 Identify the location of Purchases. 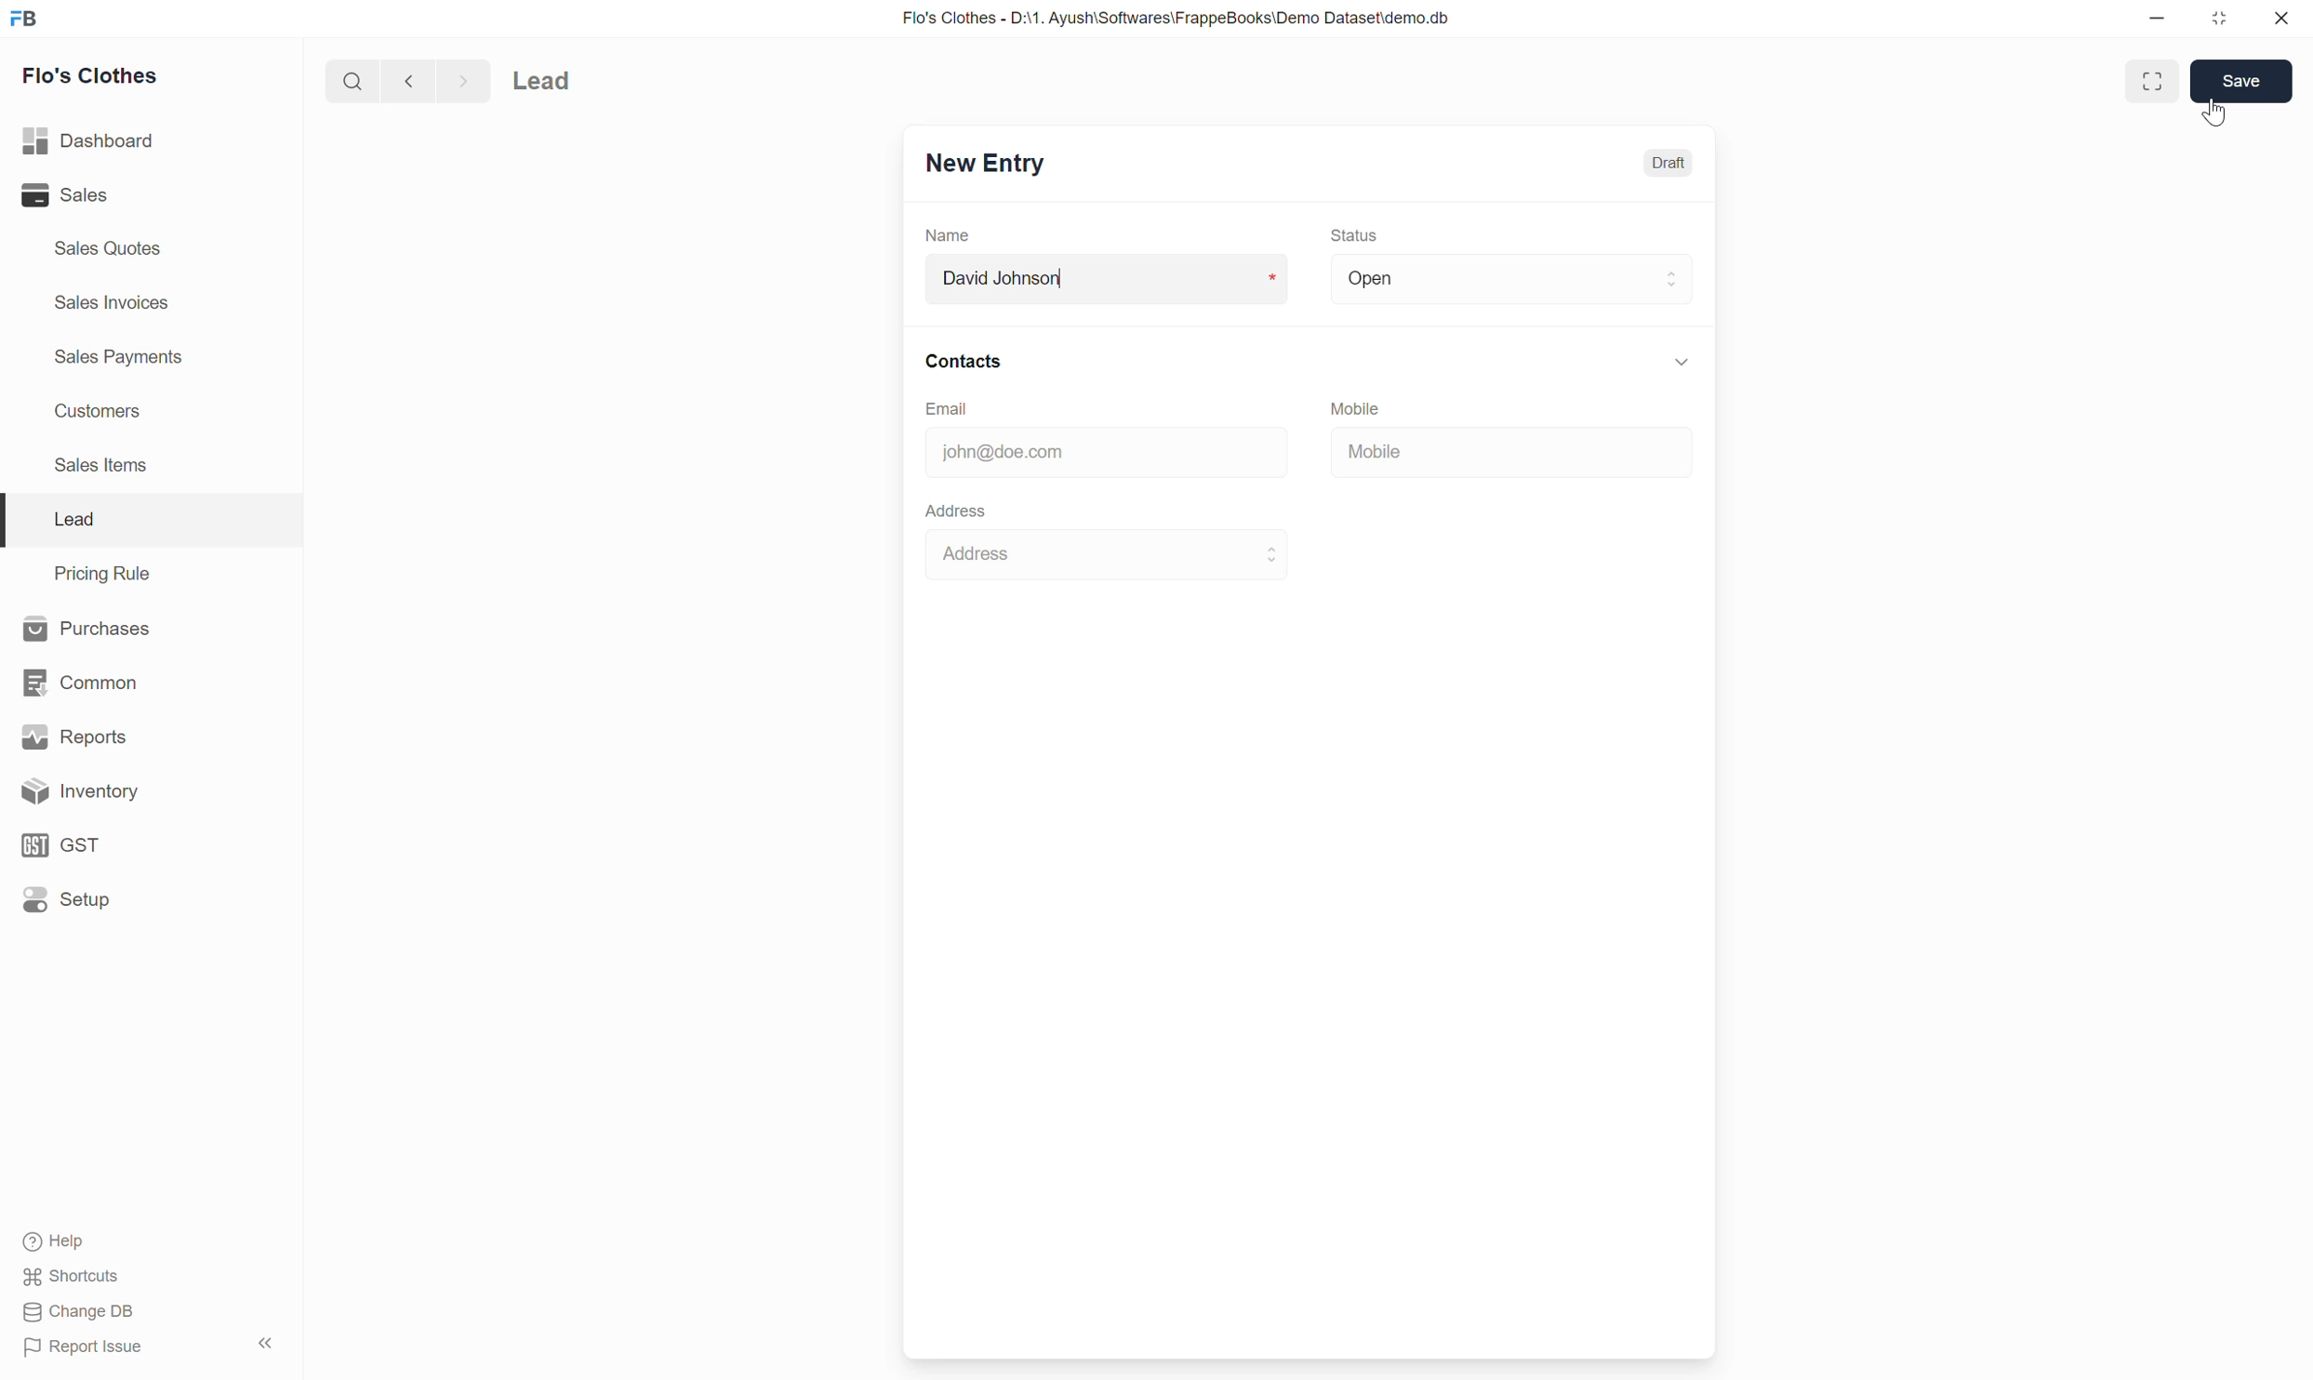
(86, 627).